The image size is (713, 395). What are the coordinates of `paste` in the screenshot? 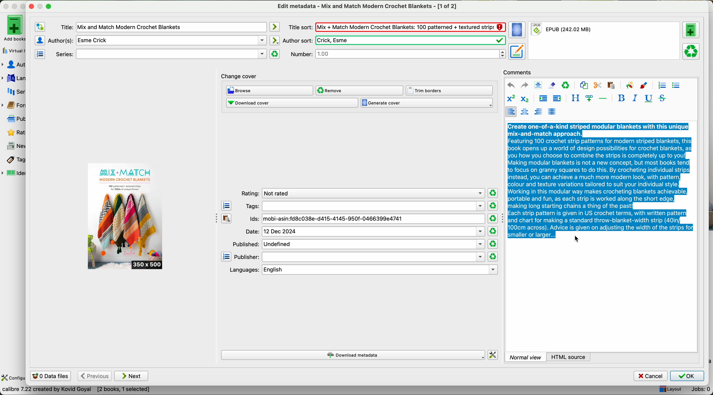 It's located at (610, 85).